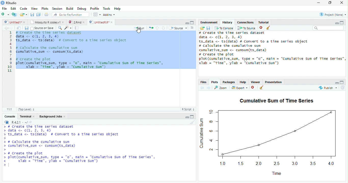 The height and width of the screenshot is (183, 348). Describe the element at coordinates (224, 29) in the screenshot. I see `To Console` at that location.